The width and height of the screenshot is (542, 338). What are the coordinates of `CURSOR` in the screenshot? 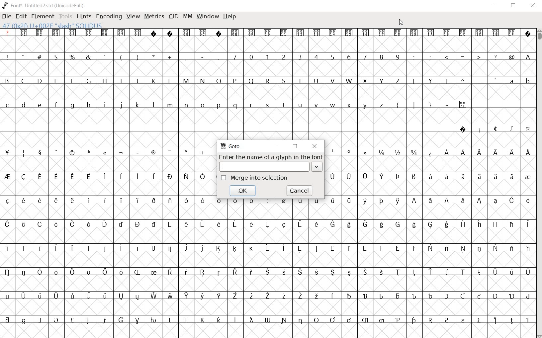 It's located at (539, 184).